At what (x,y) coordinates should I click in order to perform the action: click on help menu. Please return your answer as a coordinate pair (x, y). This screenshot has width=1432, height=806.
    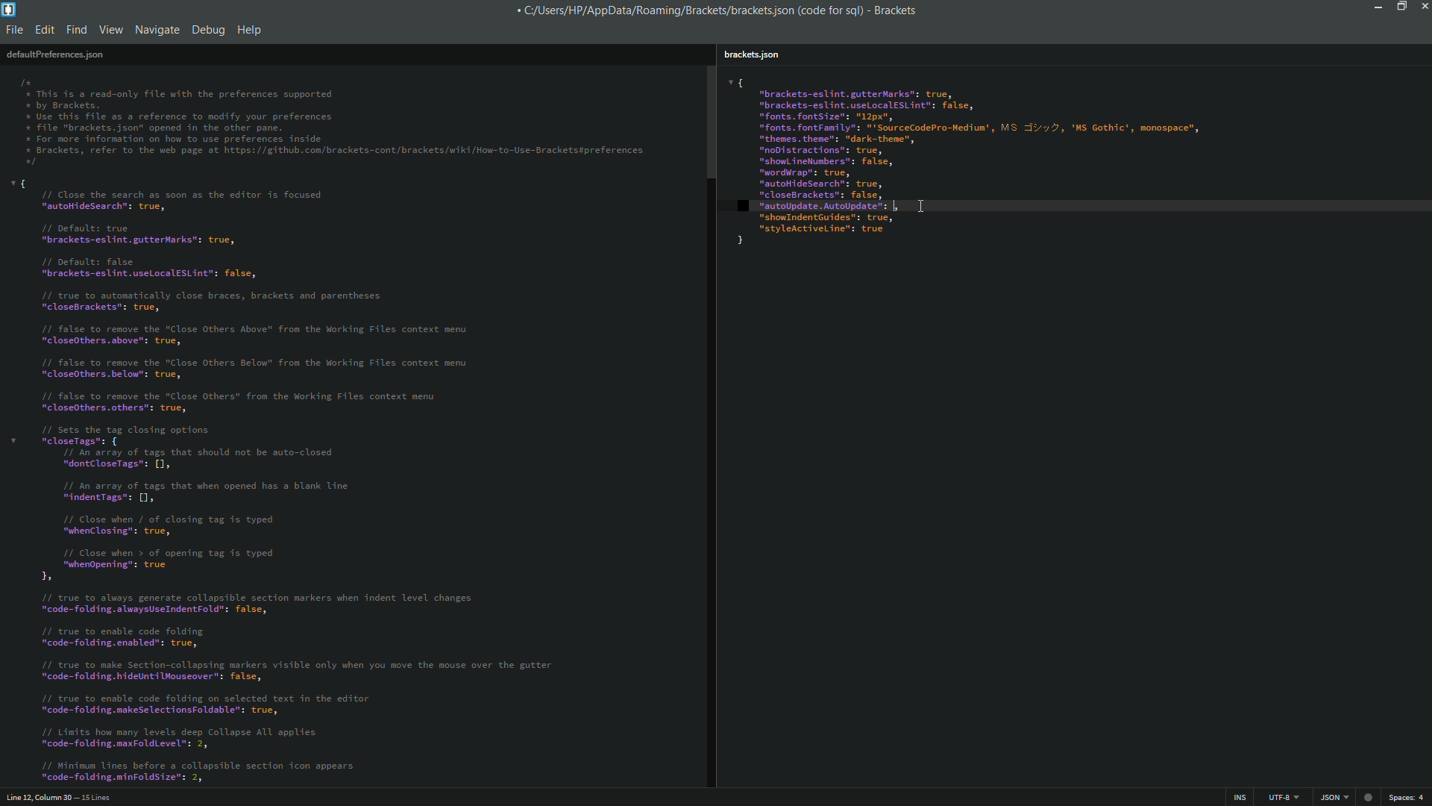
    Looking at the image, I should click on (251, 30).